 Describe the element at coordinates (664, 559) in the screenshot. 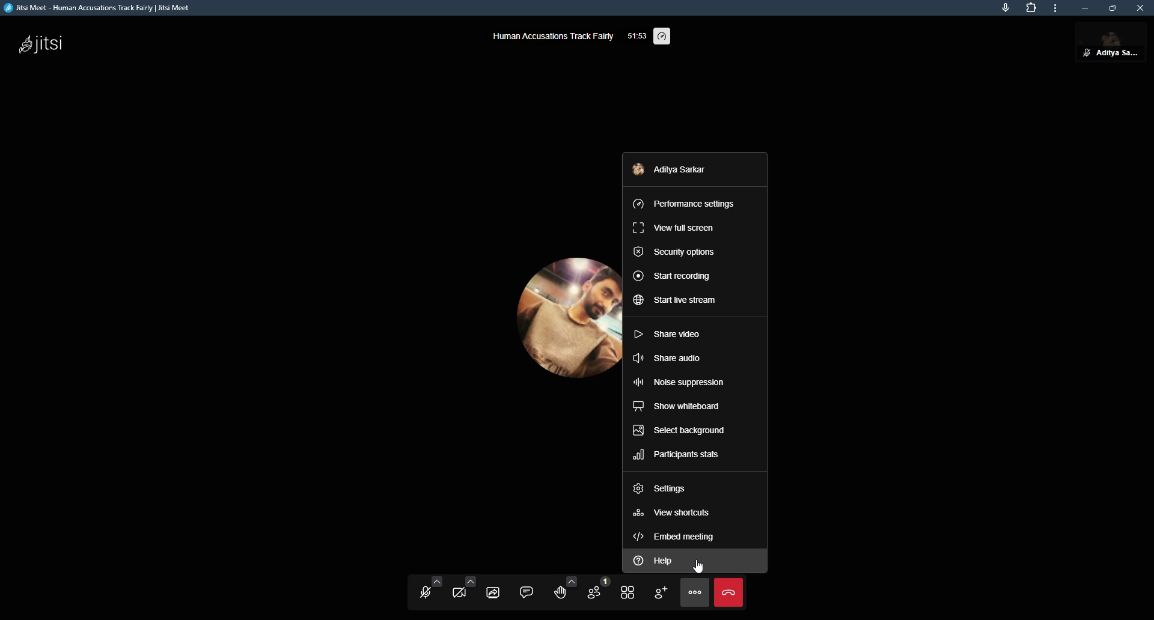

I see `help` at that location.